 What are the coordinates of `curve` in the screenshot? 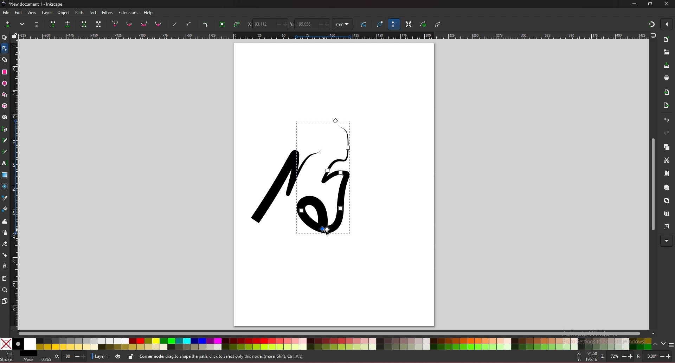 It's located at (365, 23).